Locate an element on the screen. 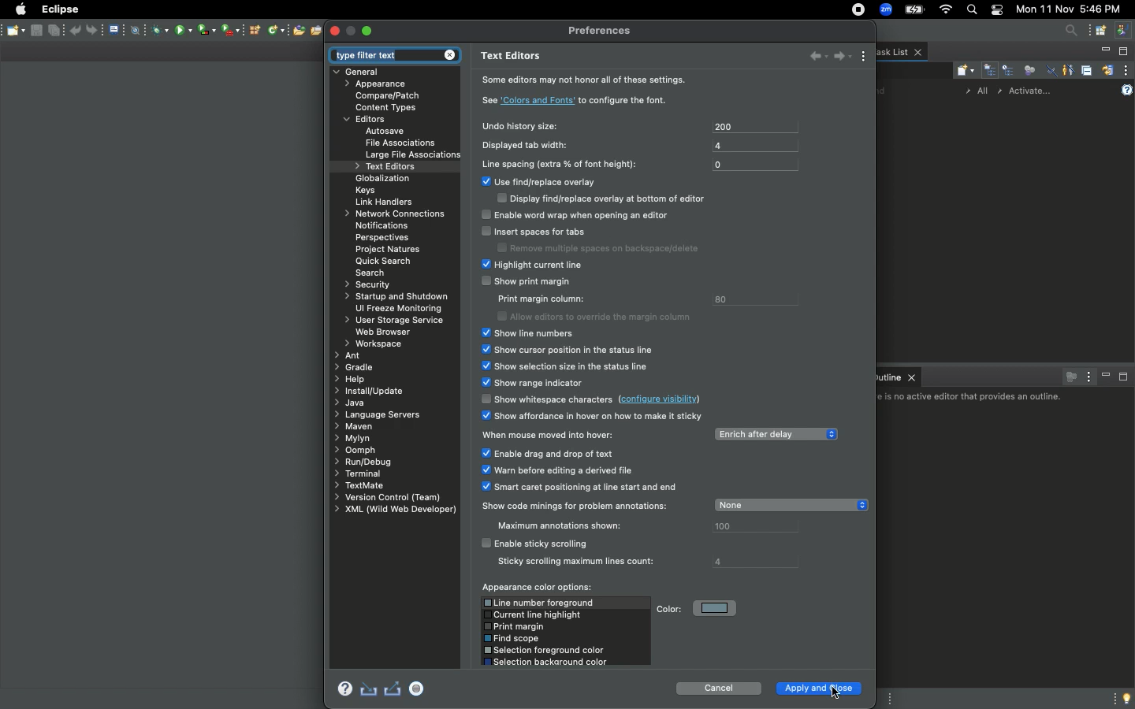 The image size is (1135, 709). Language servers  is located at coordinates (379, 414).